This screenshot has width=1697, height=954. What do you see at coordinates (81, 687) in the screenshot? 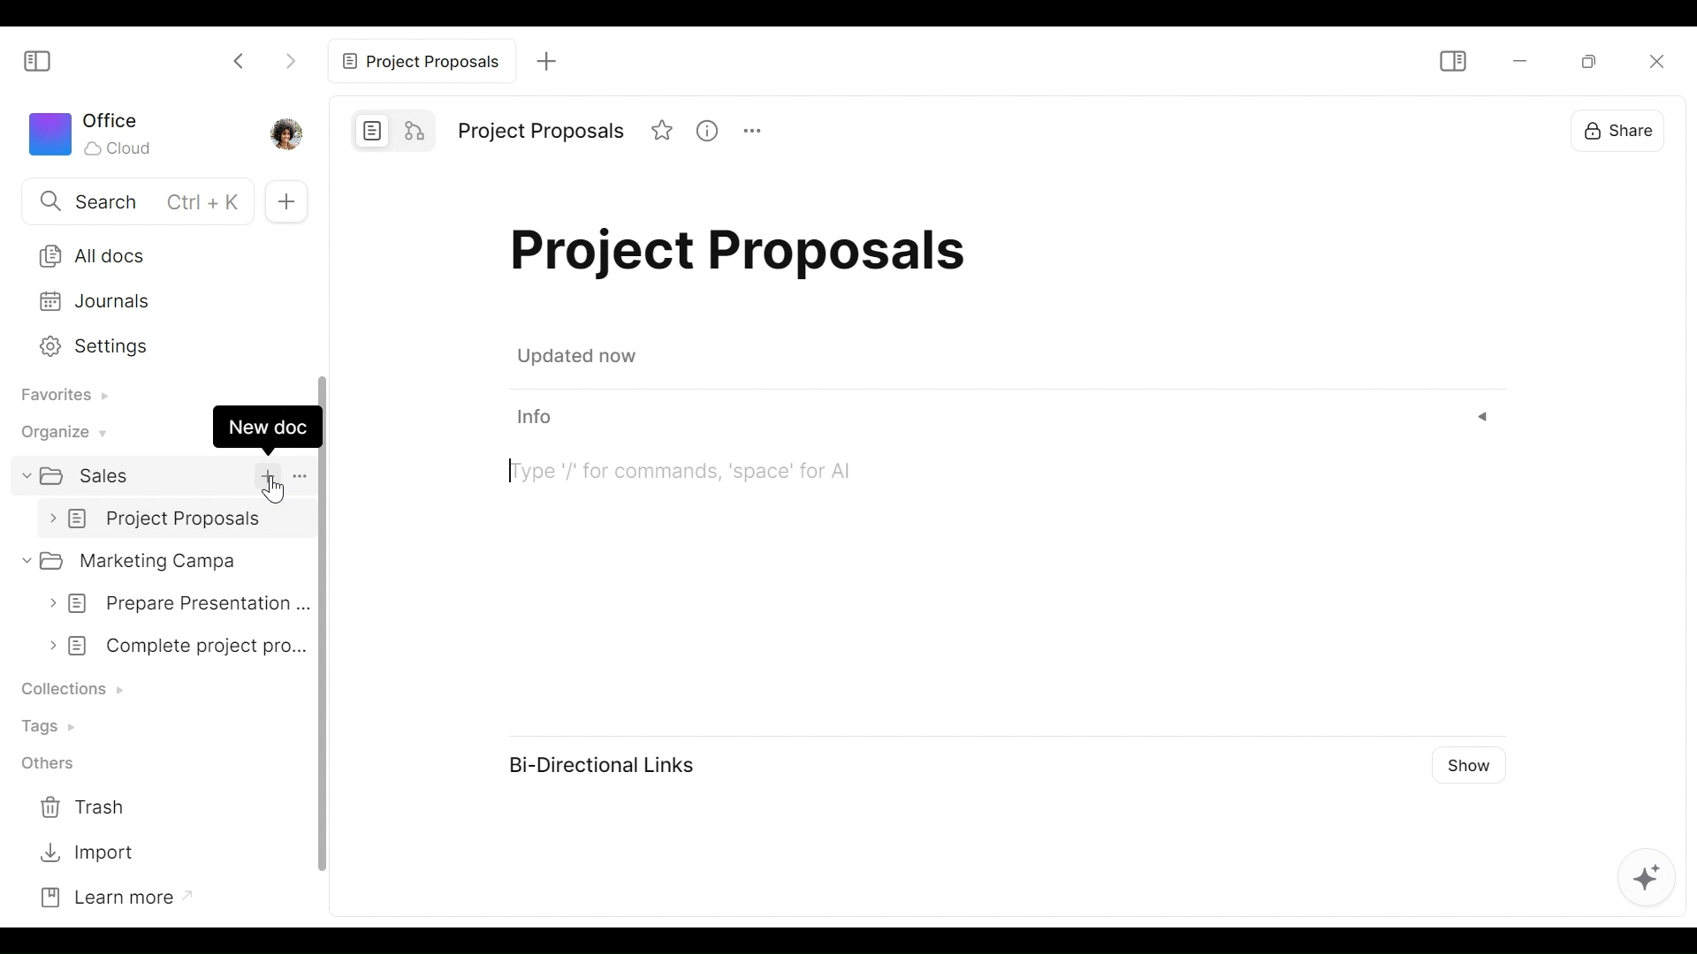
I see `Collection` at bounding box center [81, 687].